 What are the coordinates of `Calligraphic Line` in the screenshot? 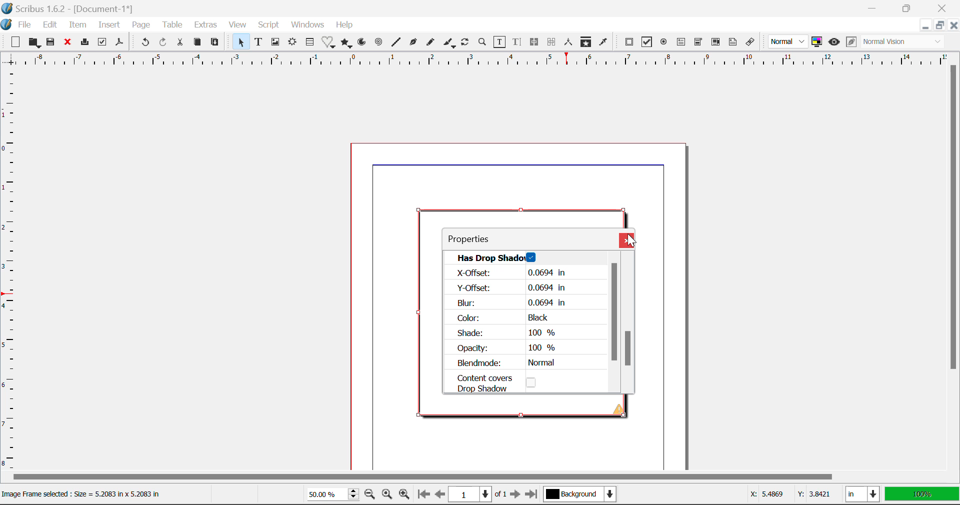 It's located at (450, 44).